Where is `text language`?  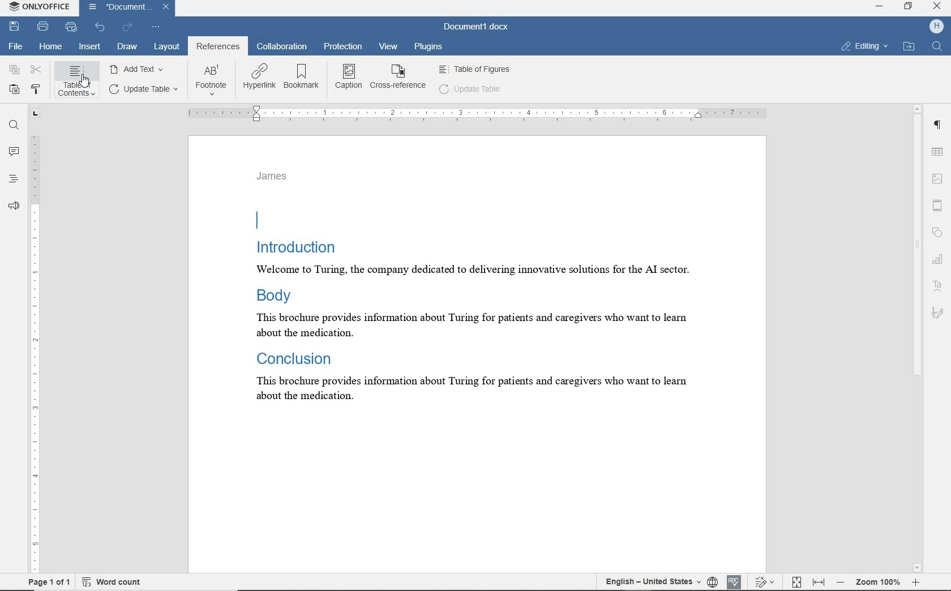 text language is located at coordinates (651, 582).